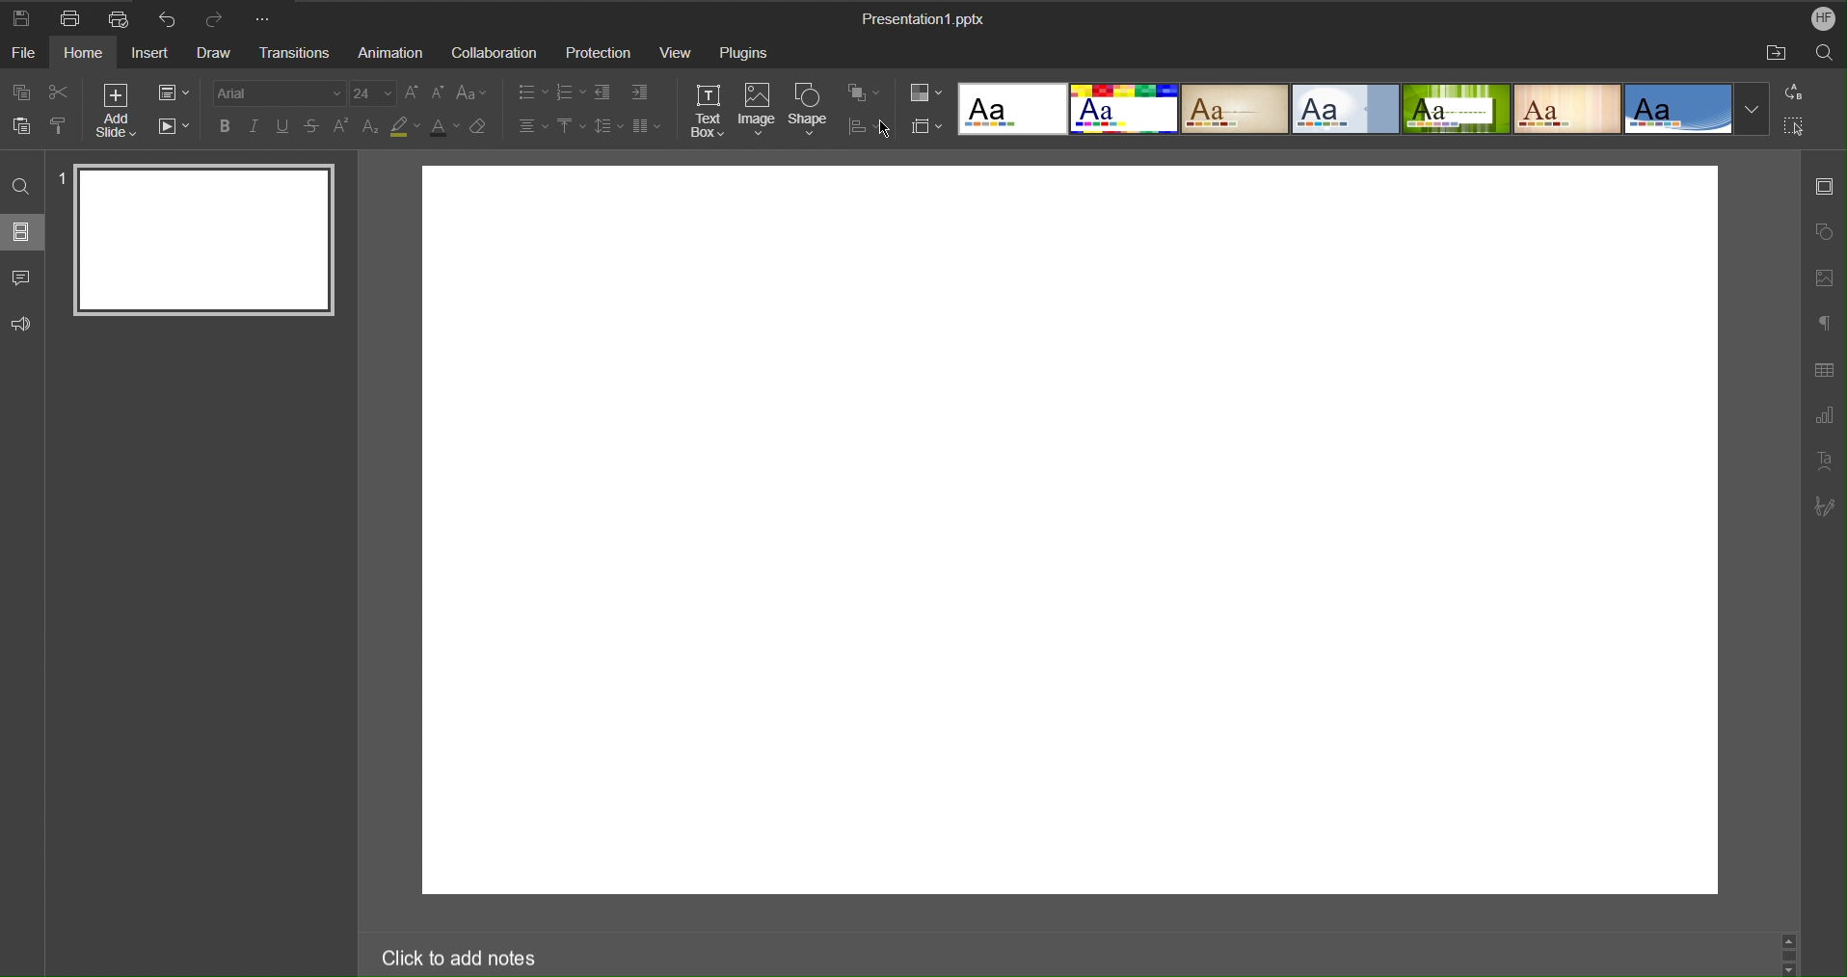  What do you see at coordinates (1824, 417) in the screenshot?
I see `Graph Settings` at bounding box center [1824, 417].